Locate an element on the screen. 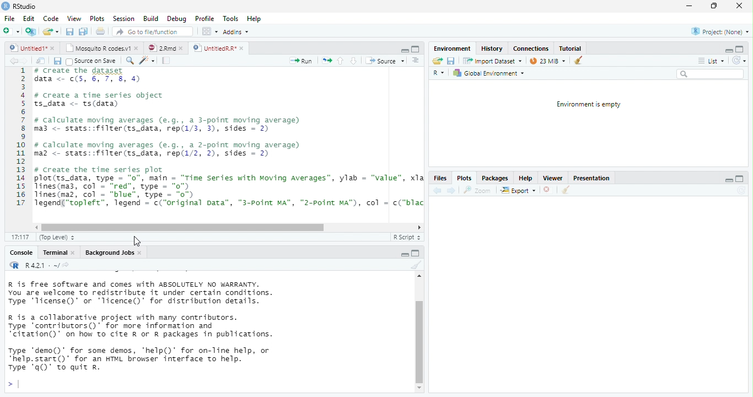  Terminal is located at coordinates (55, 253).